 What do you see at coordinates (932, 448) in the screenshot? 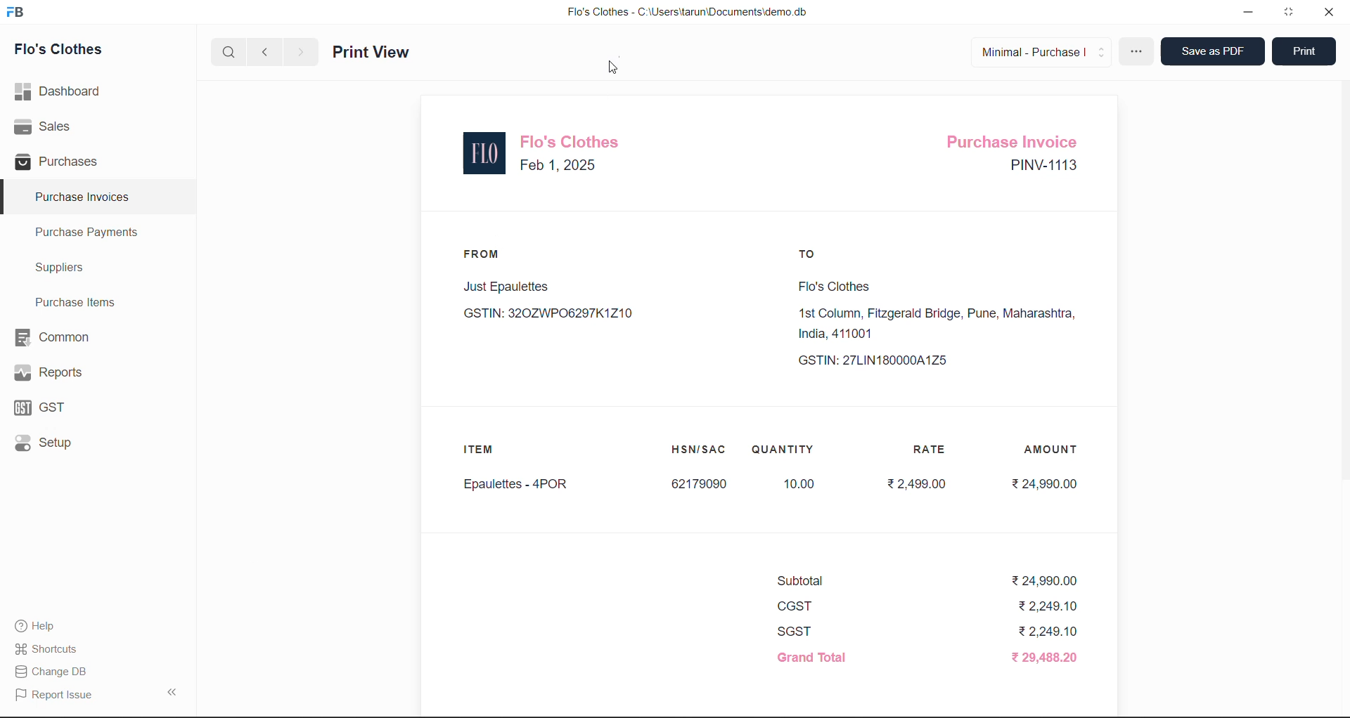
I see `RATE` at bounding box center [932, 448].